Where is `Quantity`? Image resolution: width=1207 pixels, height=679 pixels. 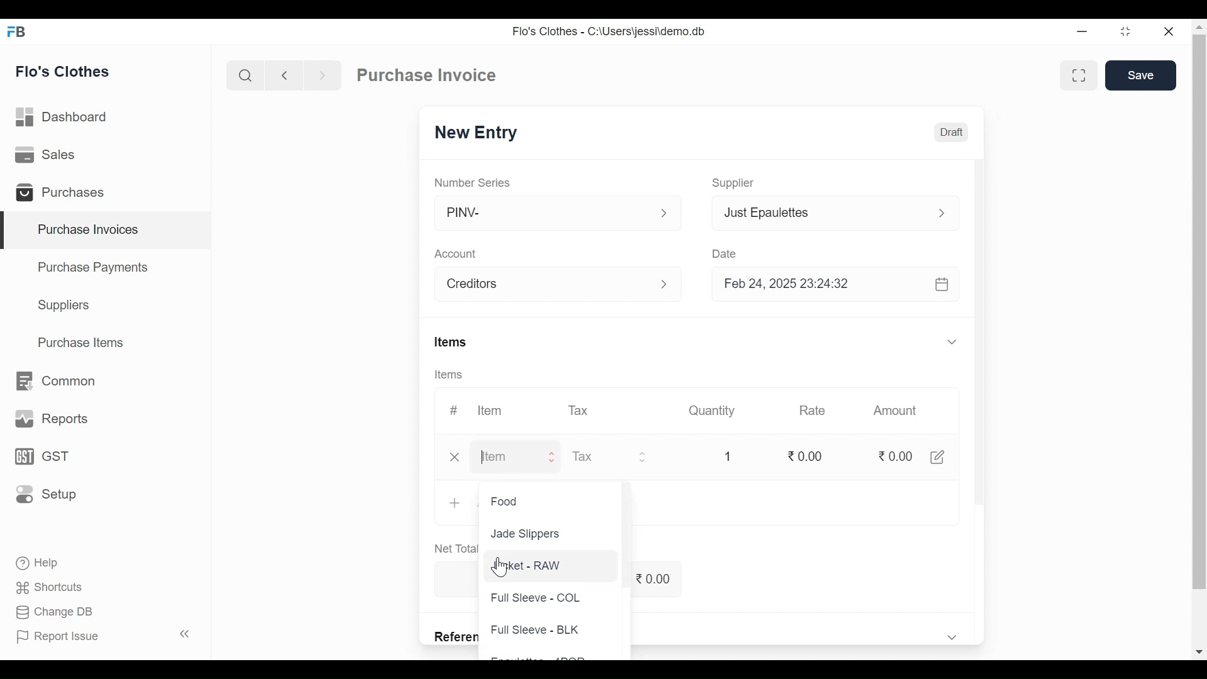
Quantity is located at coordinates (713, 412).